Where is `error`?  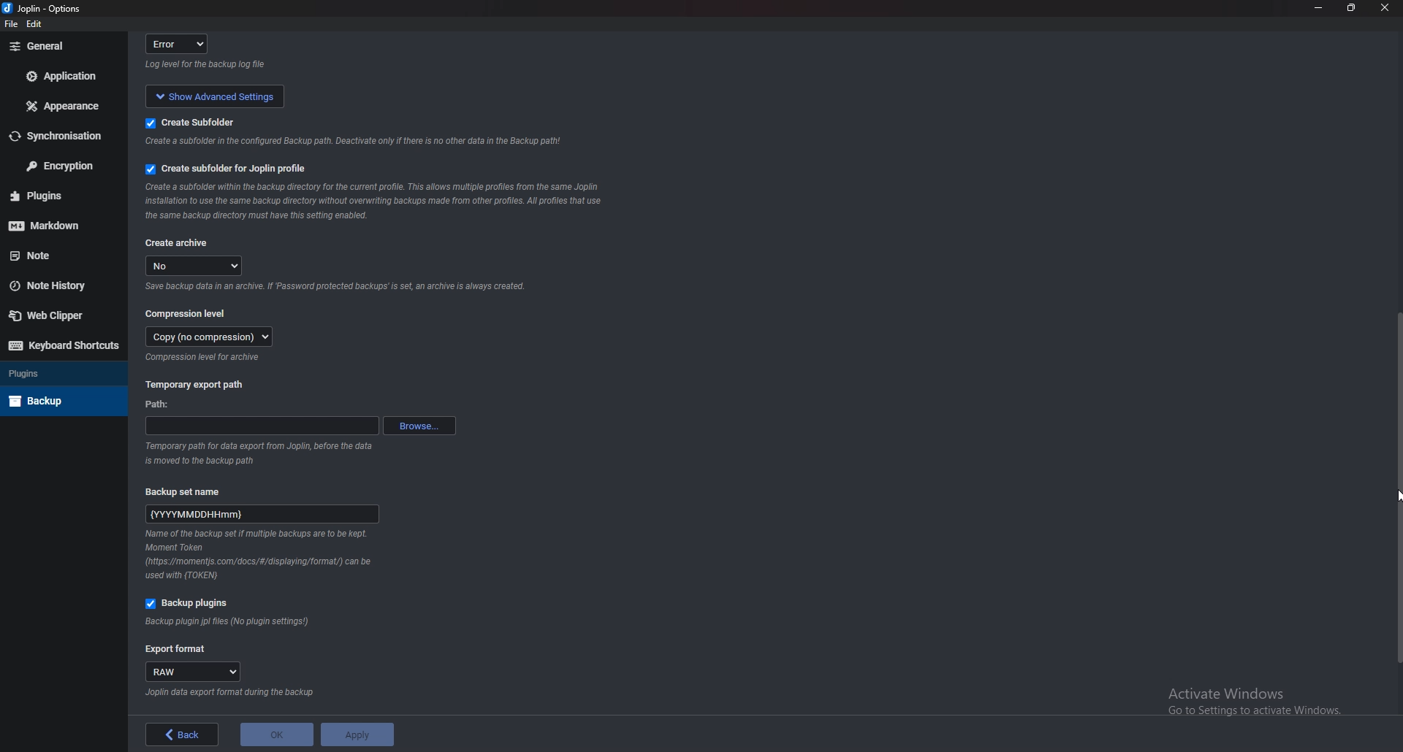
error is located at coordinates (181, 43).